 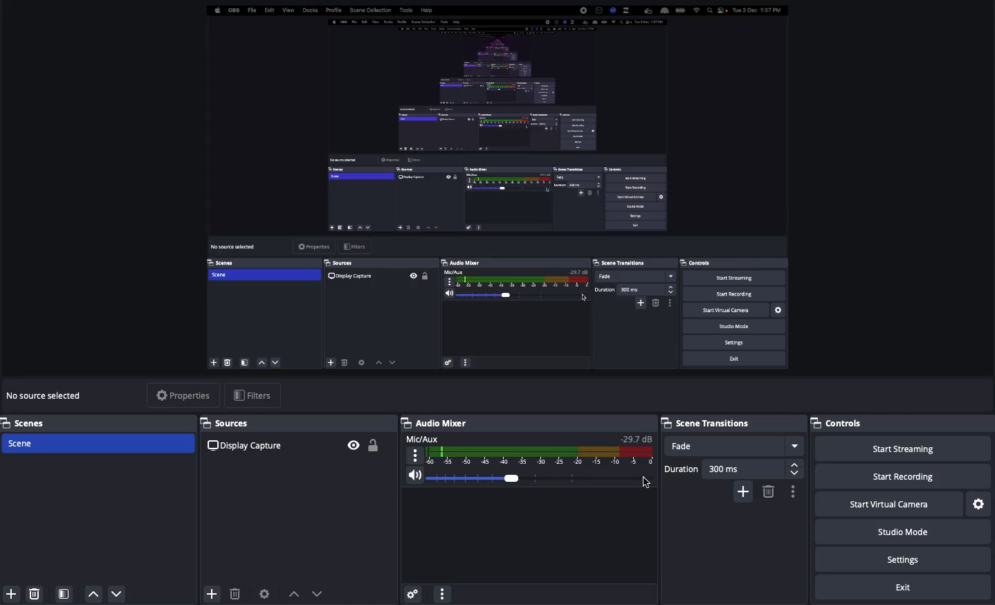 What do you see at coordinates (235, 594) in the screenshot?
I see `Delete` at bounding box center [235, 594].